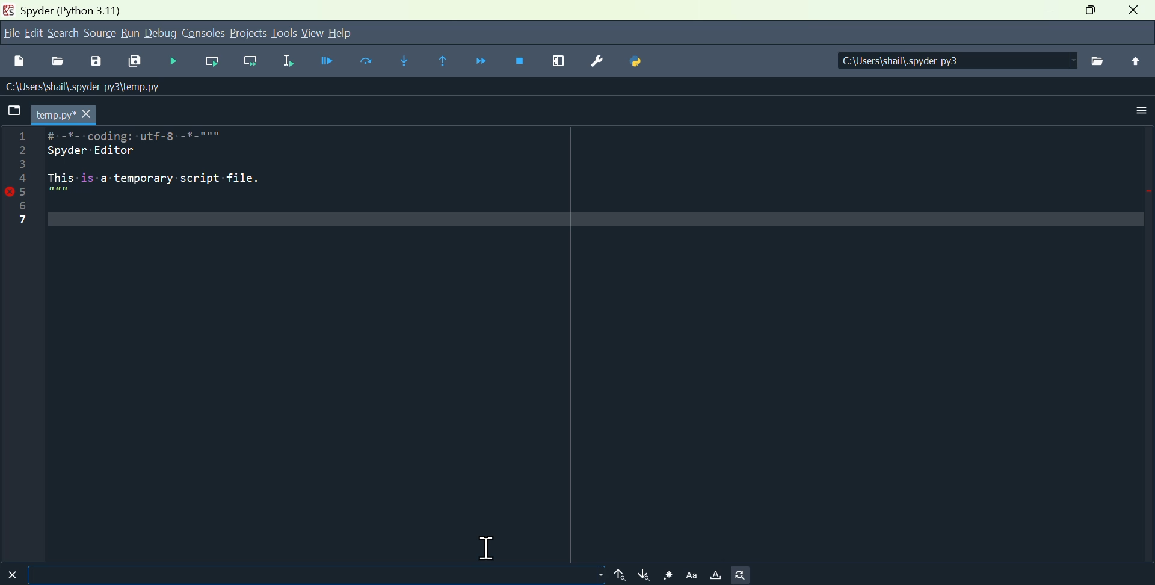 The image size is (1155, 585). Describe the element at coordinates (599, 345) in the screenshot. I see `# -*- coding: utf-8 -*- """ Spyder Editor  This is a temporary script file. """` at that location.